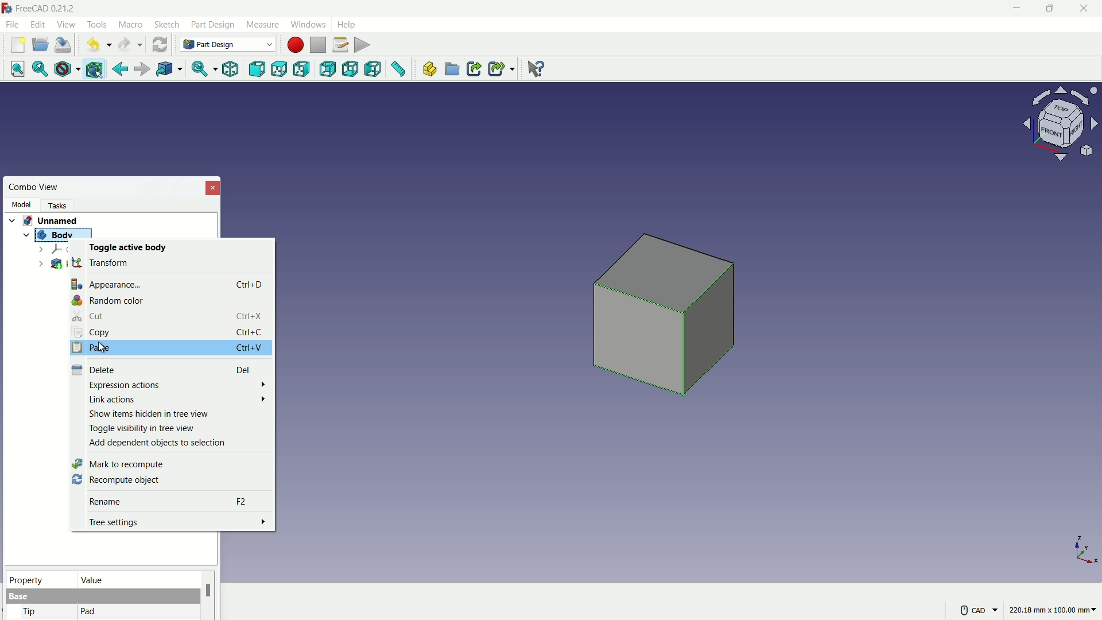 Image resolution: width=1102 pixels, height=620 pixels. Describe the element at coordinates (98, 25) in the screenshot. I see `tools` at that location.